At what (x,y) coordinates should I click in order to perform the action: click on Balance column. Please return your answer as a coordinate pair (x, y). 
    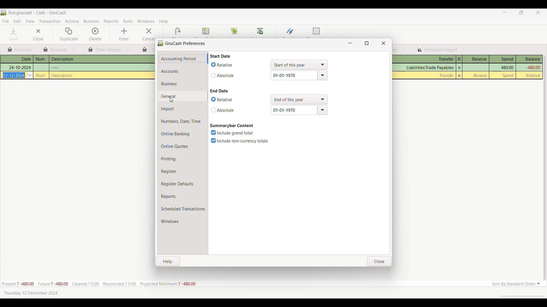
    Looking at the image, I should click on (532, 68).